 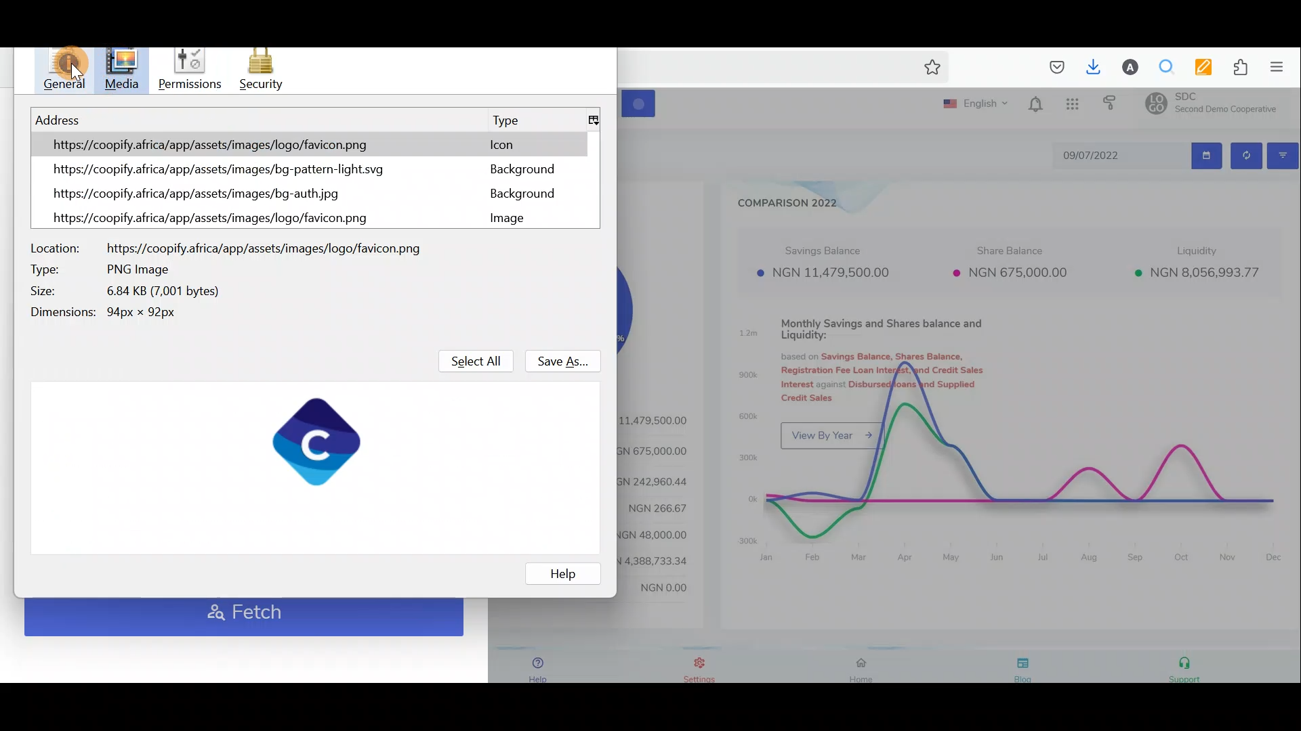 I want to click on Permissions, so click(x=192, y=67).